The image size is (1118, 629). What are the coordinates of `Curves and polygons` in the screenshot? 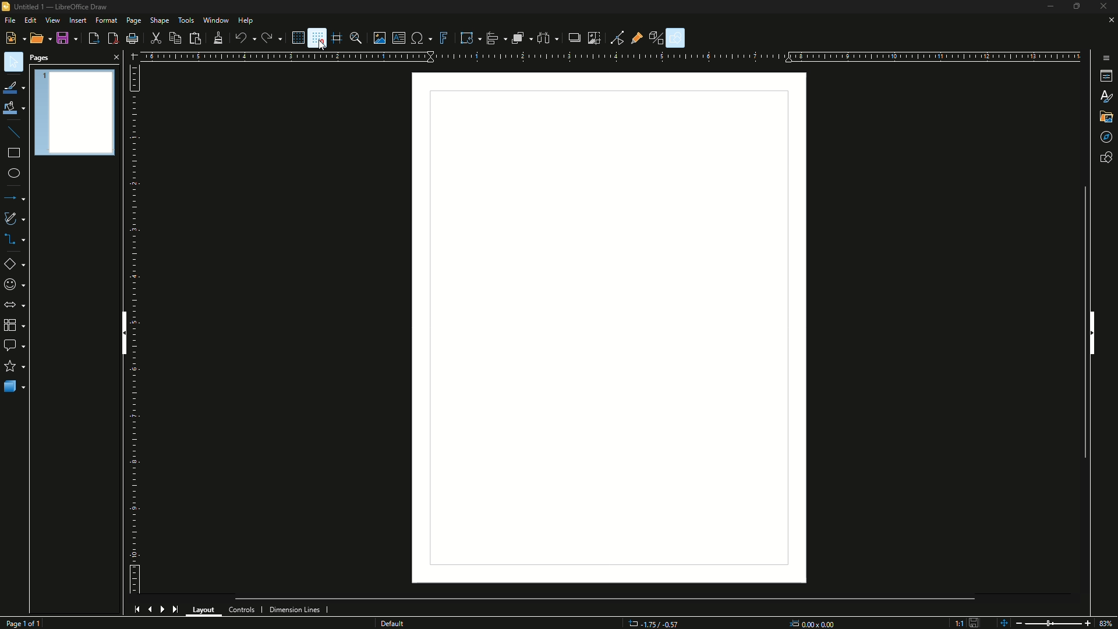 It's located at (21, 218).